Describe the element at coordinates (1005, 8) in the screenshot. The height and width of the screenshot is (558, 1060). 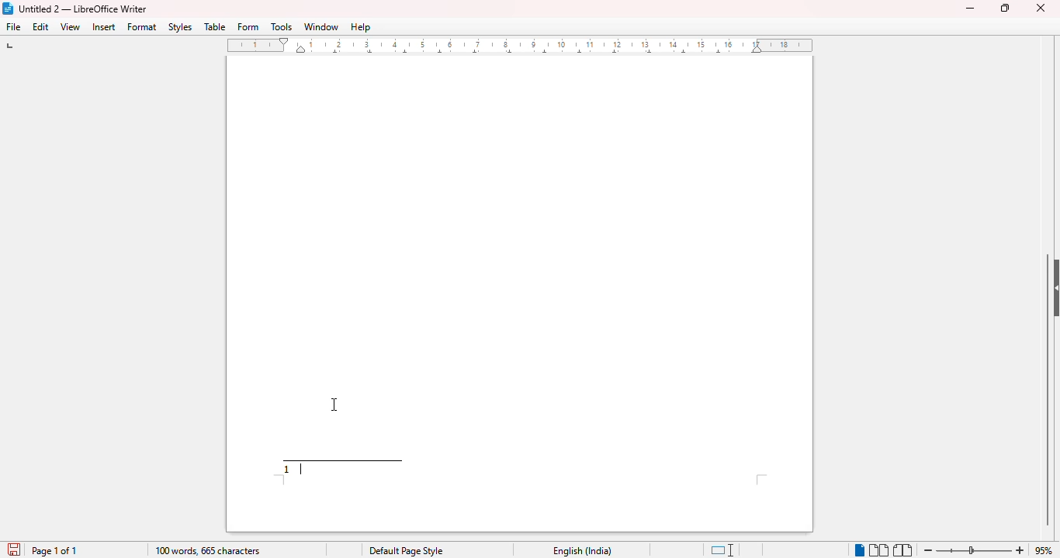
I see `maximize` at that location.